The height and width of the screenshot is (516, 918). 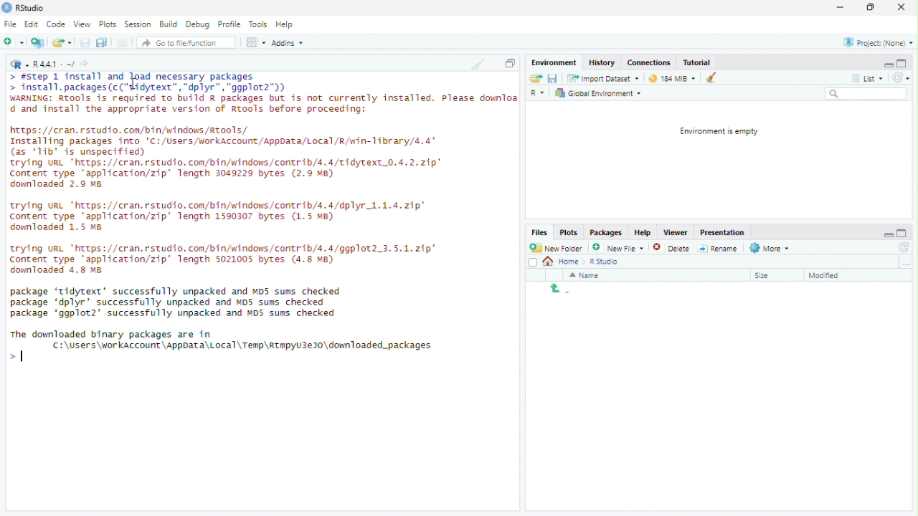 What do you see at coordinates (180, 302) in the screenshot?
I see `package ‘tidytext’ successfully unpacked and D5 sums checked
package ‘dplyr’ successfully unpacked and MDS sums checked
package ‘ggplot2’ successfully unpacked and MDS sums checked` at bounding box center [180, 302].